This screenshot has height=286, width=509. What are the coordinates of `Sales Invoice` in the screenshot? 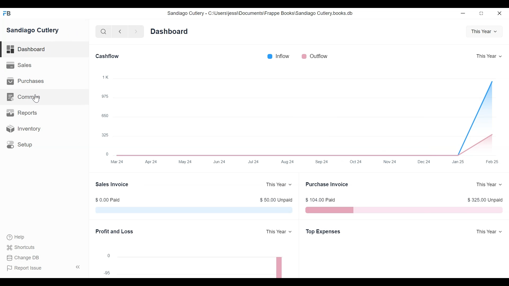 It's located at (112, 184).